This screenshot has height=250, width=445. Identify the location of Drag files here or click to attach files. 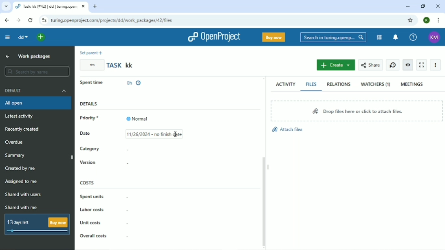
(357, 111).